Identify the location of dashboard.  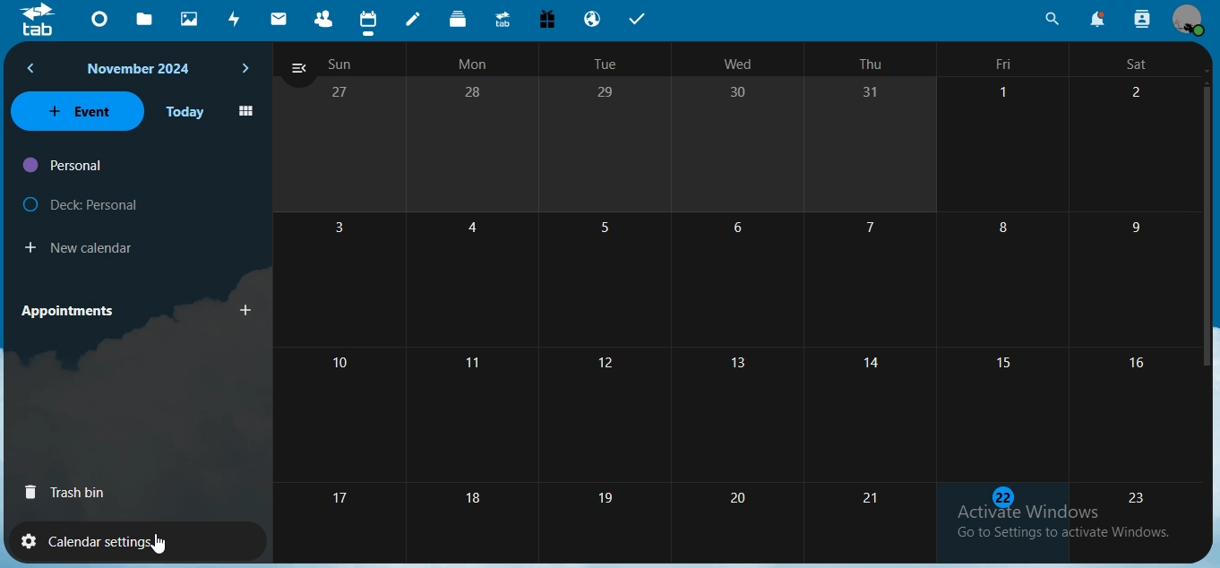
(103, 18).